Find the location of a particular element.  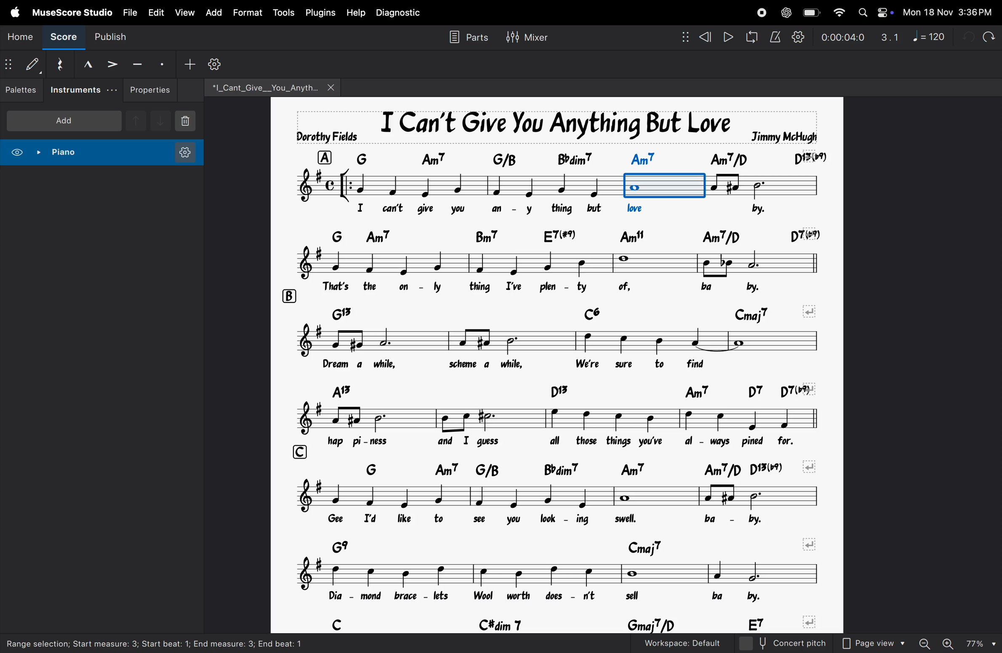

chord symbols is located at coordinates (575, 233).